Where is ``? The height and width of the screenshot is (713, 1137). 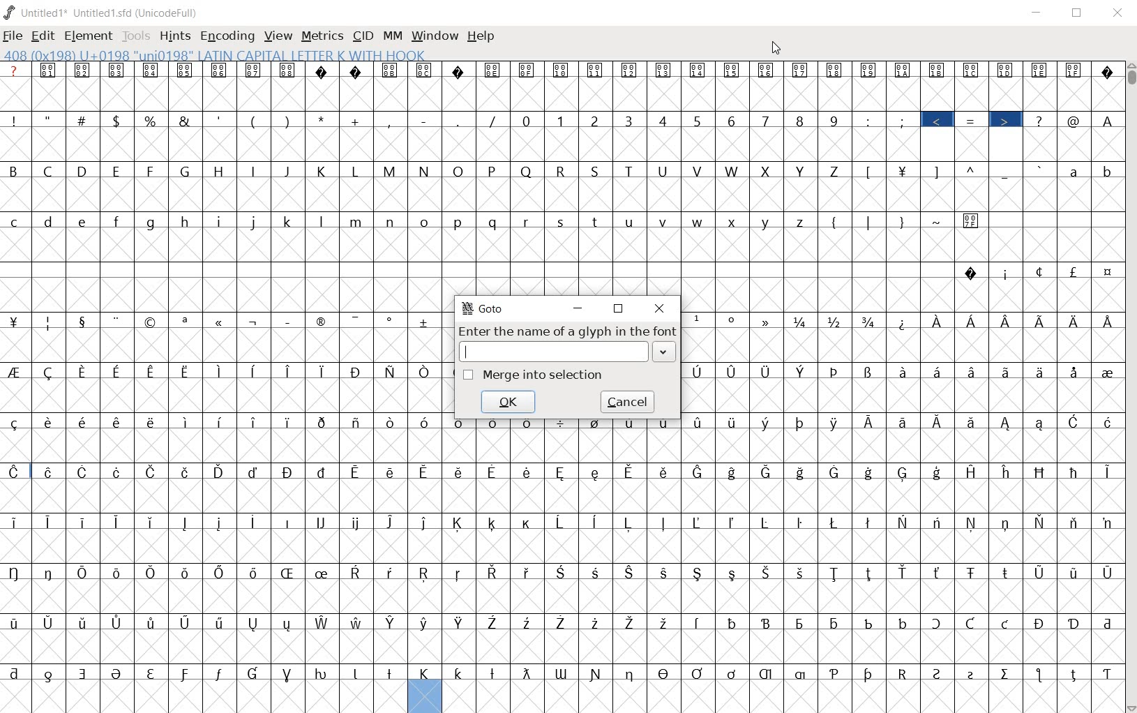
 is located at coordinates (906, 322).